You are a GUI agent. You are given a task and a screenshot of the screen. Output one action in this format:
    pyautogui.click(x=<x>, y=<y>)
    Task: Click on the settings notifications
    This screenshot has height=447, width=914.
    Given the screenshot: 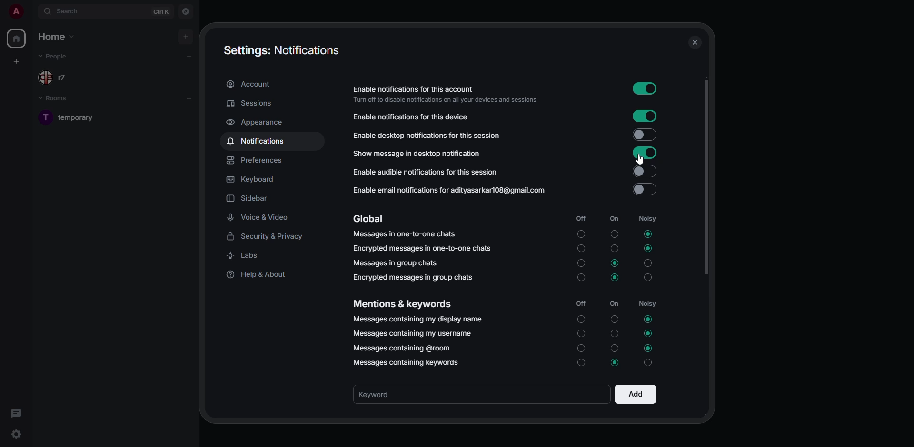 What is the action you would take?
    pyautogui.click(x=281, y=50)
    